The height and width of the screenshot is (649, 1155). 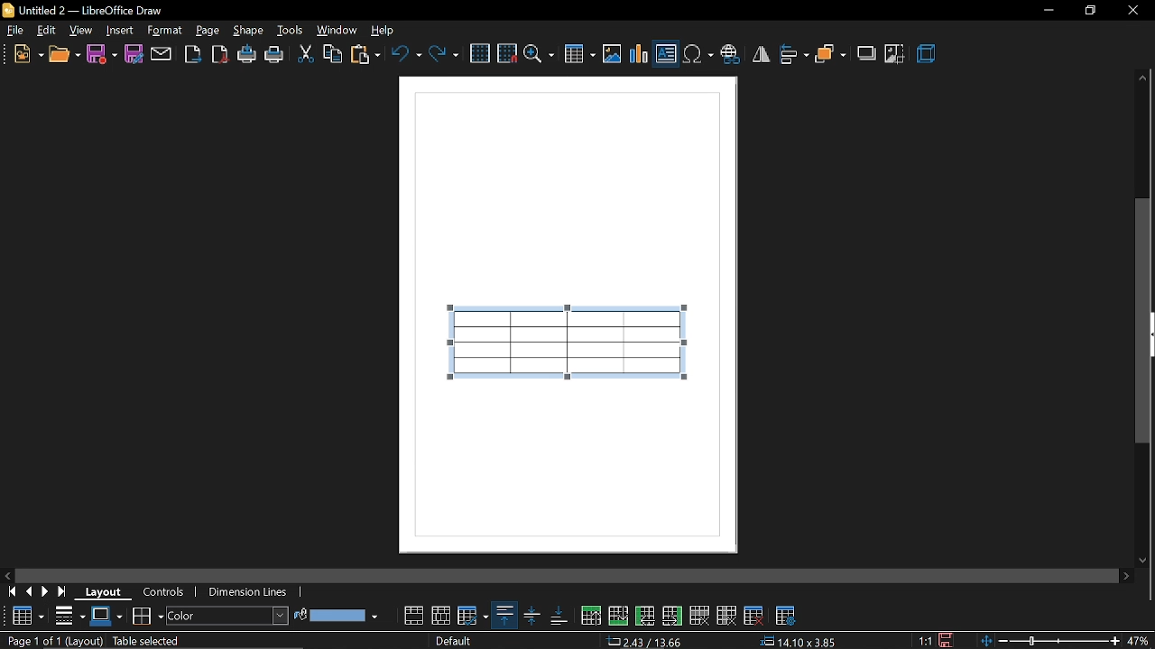 What do you see at coordinates (106, 616) in the screenshot?
I see `border color` at bounding box center [106, 616].